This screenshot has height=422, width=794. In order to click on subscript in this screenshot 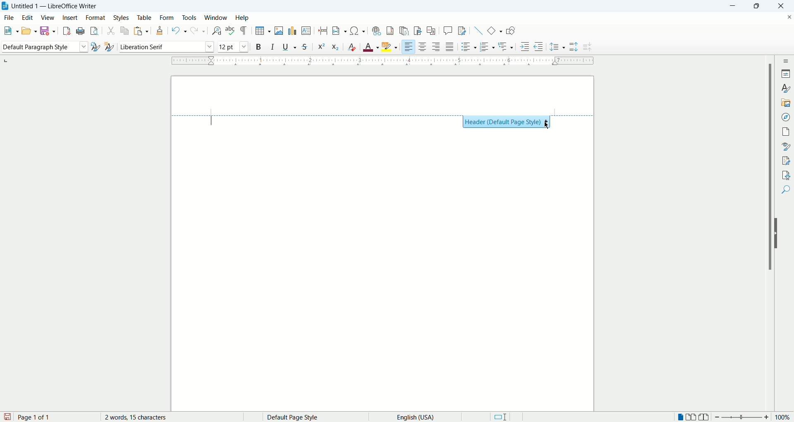, I will do `click(337, 47)`.